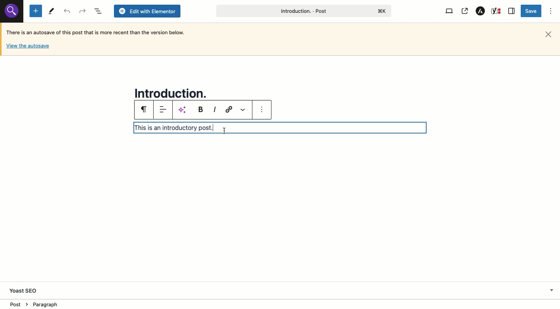 Image resolution: width=560 pixels, height=309 pixels. I want to click on Save, so click(532, 11).